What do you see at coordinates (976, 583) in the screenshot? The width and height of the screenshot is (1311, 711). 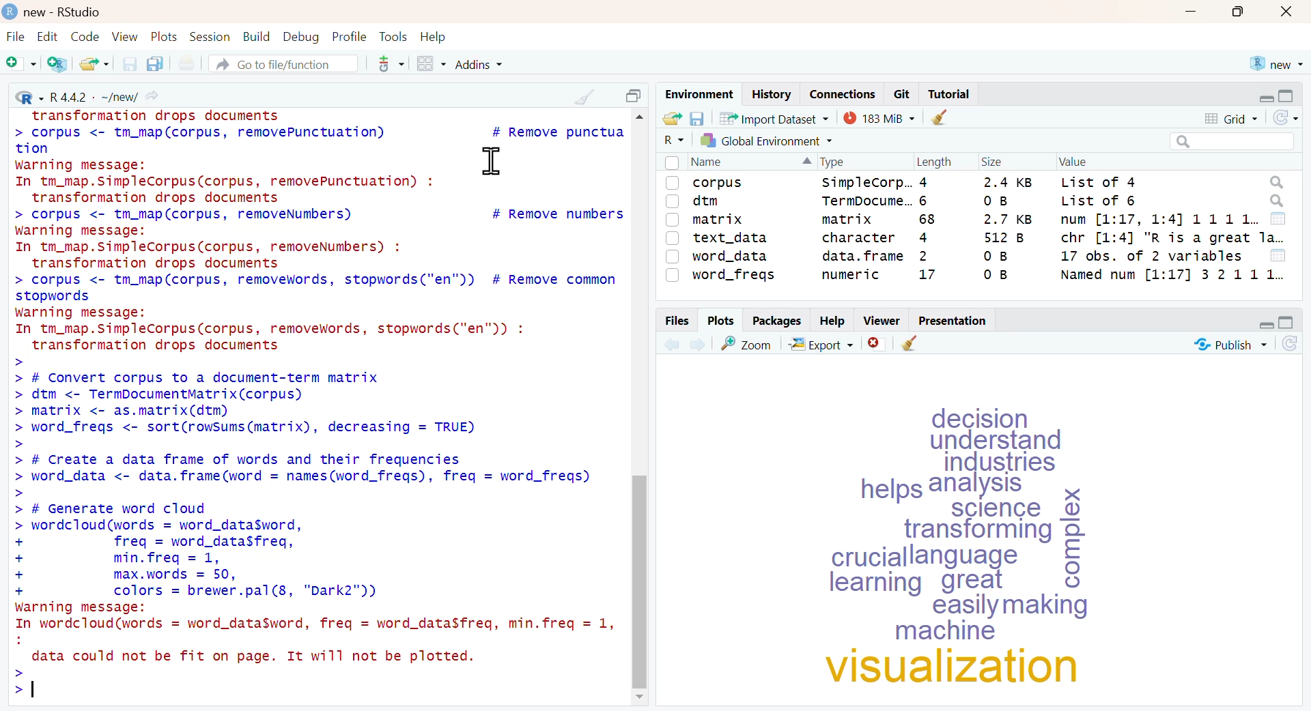 I see `great` at bounding box center [976, 583].